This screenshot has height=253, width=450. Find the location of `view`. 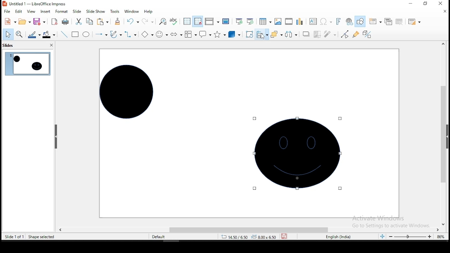

view is located at coordinates (31, 12).